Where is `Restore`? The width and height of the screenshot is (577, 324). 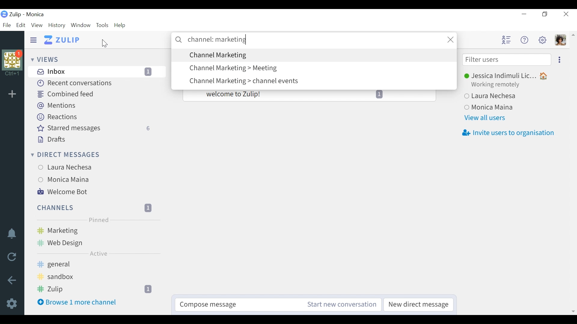
Restore is located at coordinates (545, 14).